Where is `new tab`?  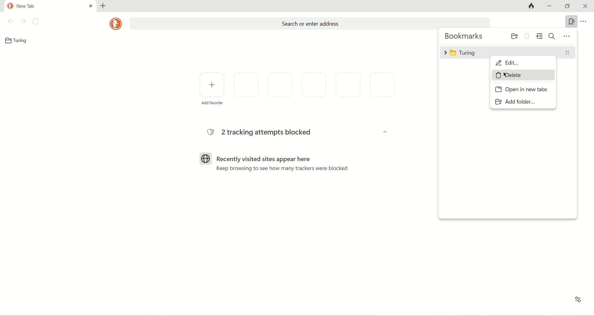 new tab is located at coordinates (104, 5).